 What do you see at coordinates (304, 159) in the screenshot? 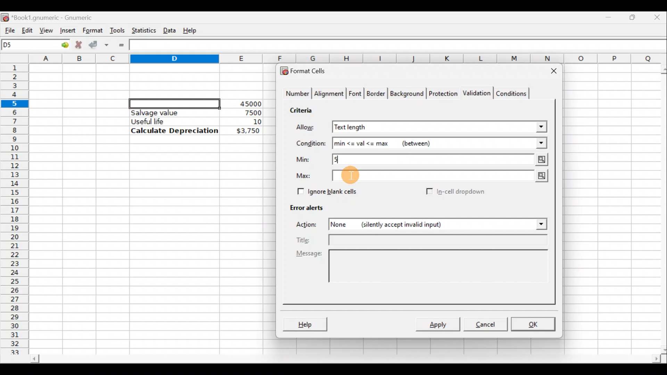
I see `Min` at bounding box center [304, 159].